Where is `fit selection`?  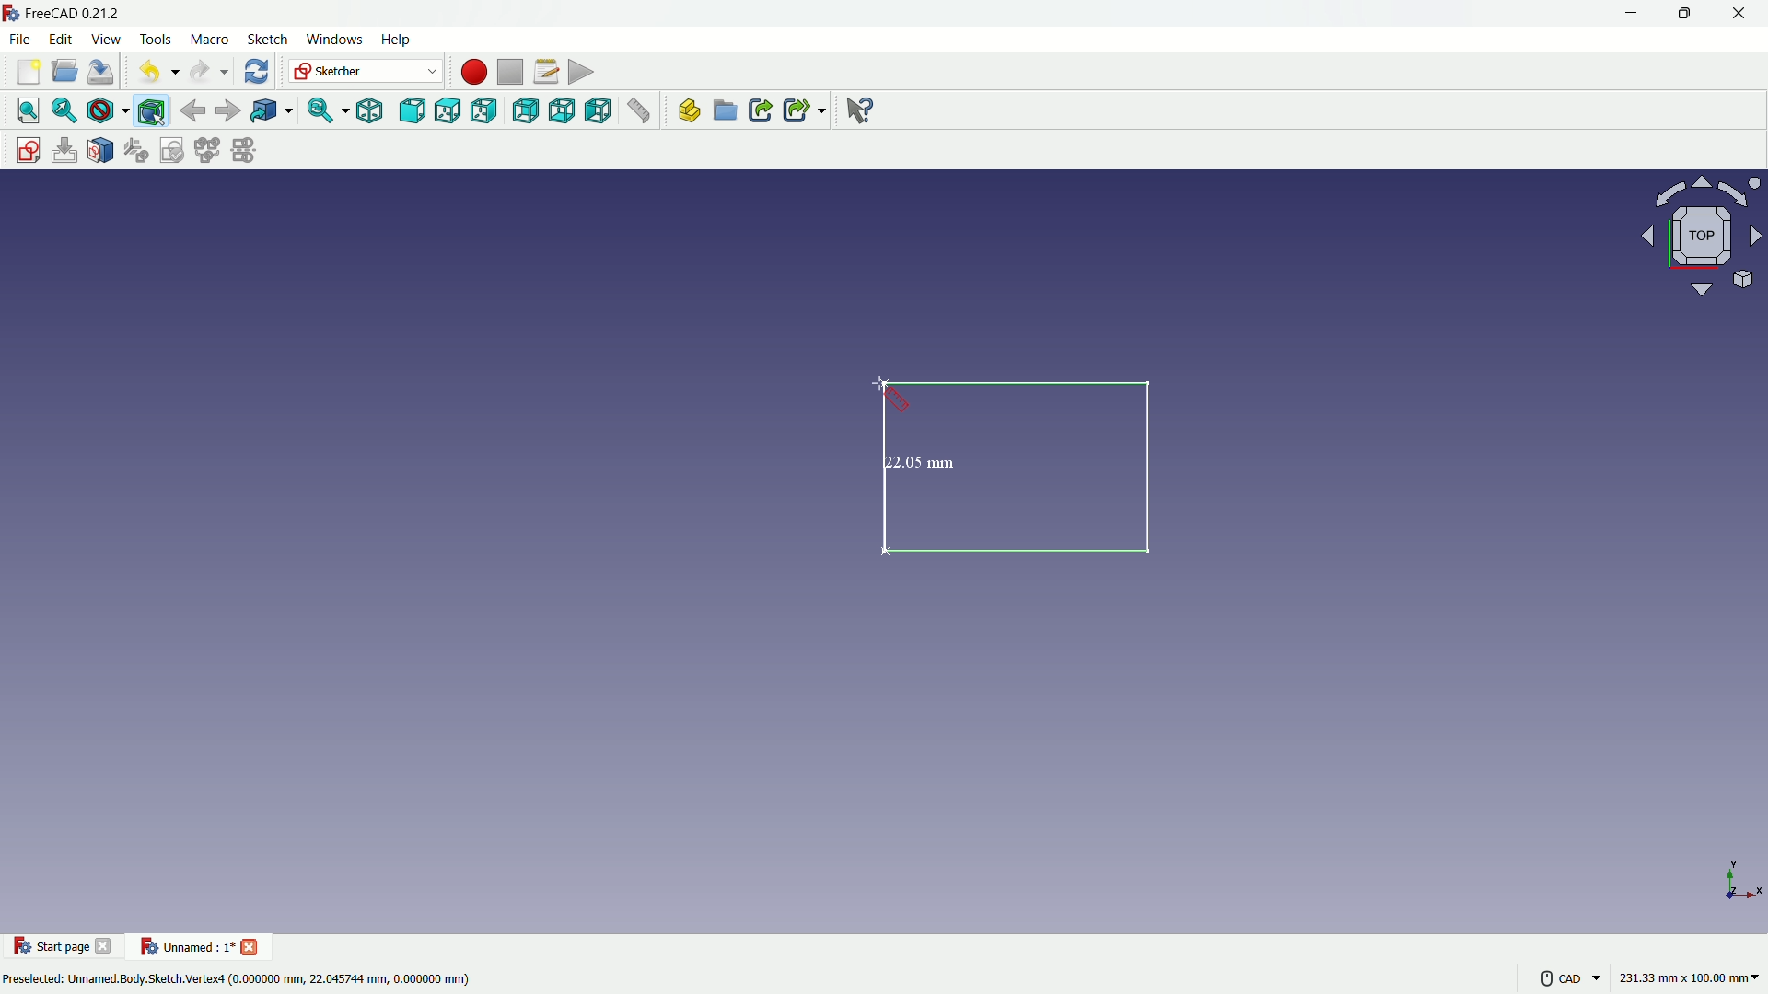
fit selection is located at coordinates (64, 110).